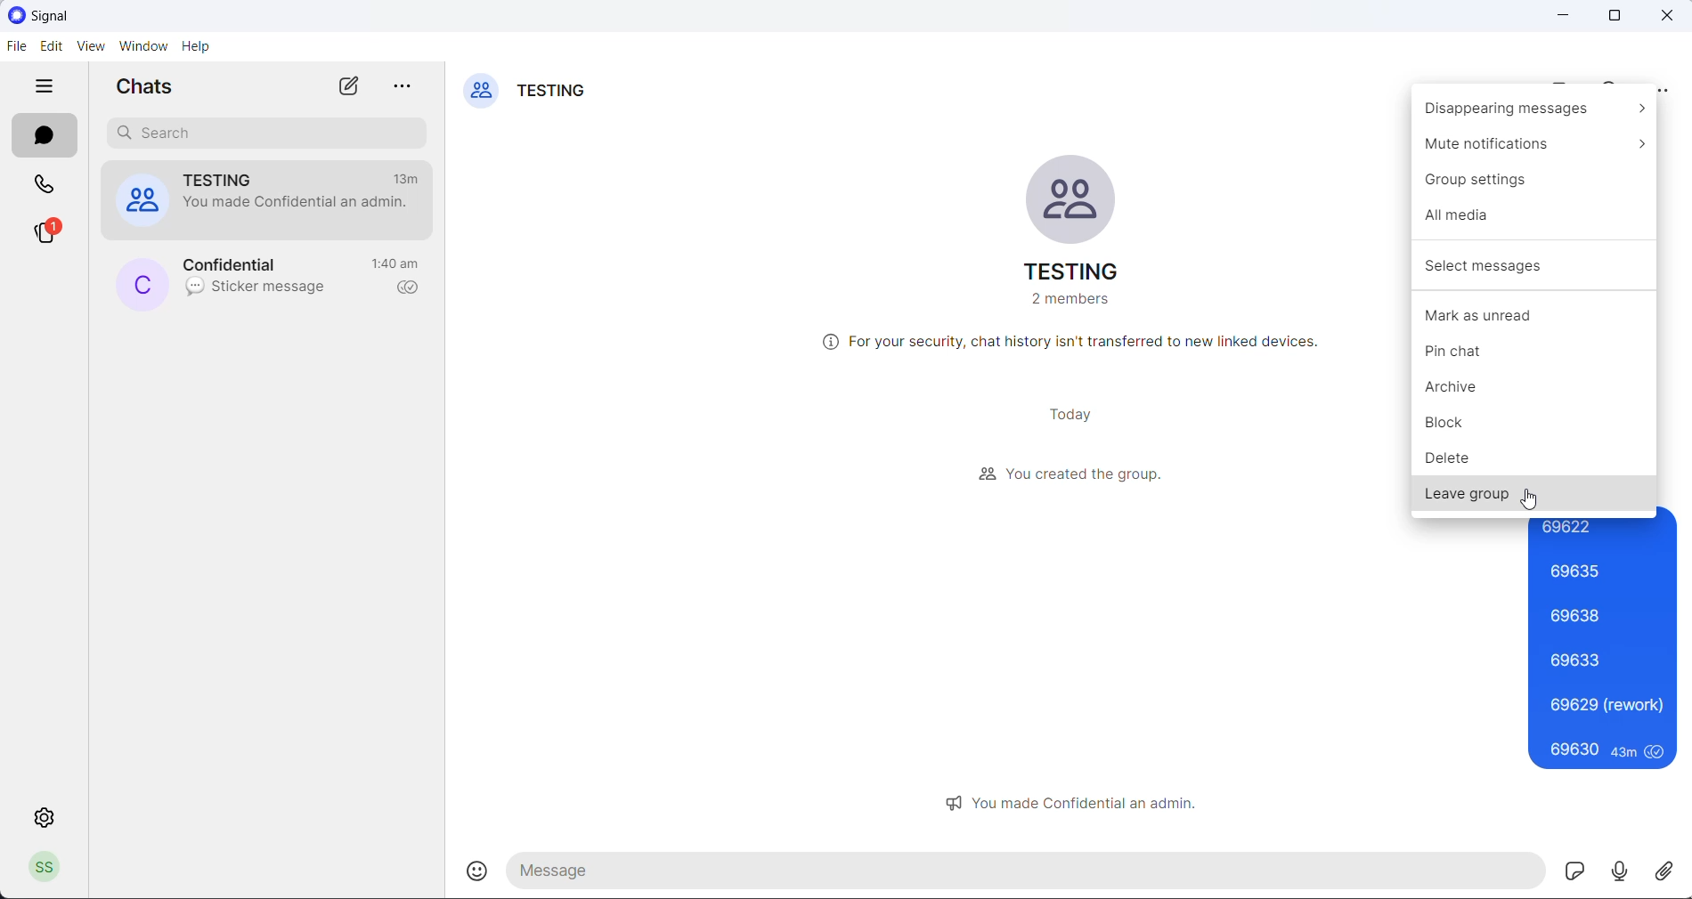 This screenshot has width=1692, height=899. What do you see at coordinates (50, 867) in the screenshot?
I see `profile` at bounding box center [50, 867].